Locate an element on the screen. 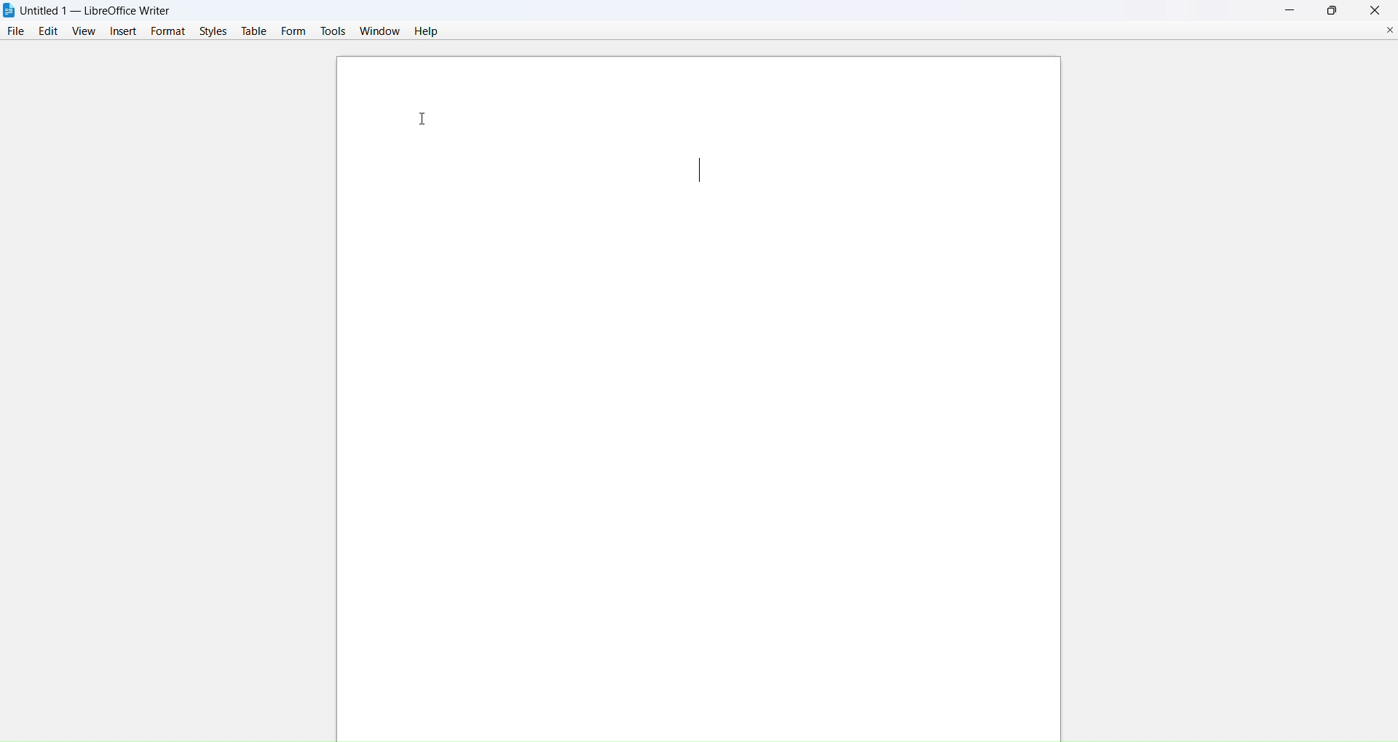 This screenshot has width=1398, height=742. close is located at coordinates (1375, 9).